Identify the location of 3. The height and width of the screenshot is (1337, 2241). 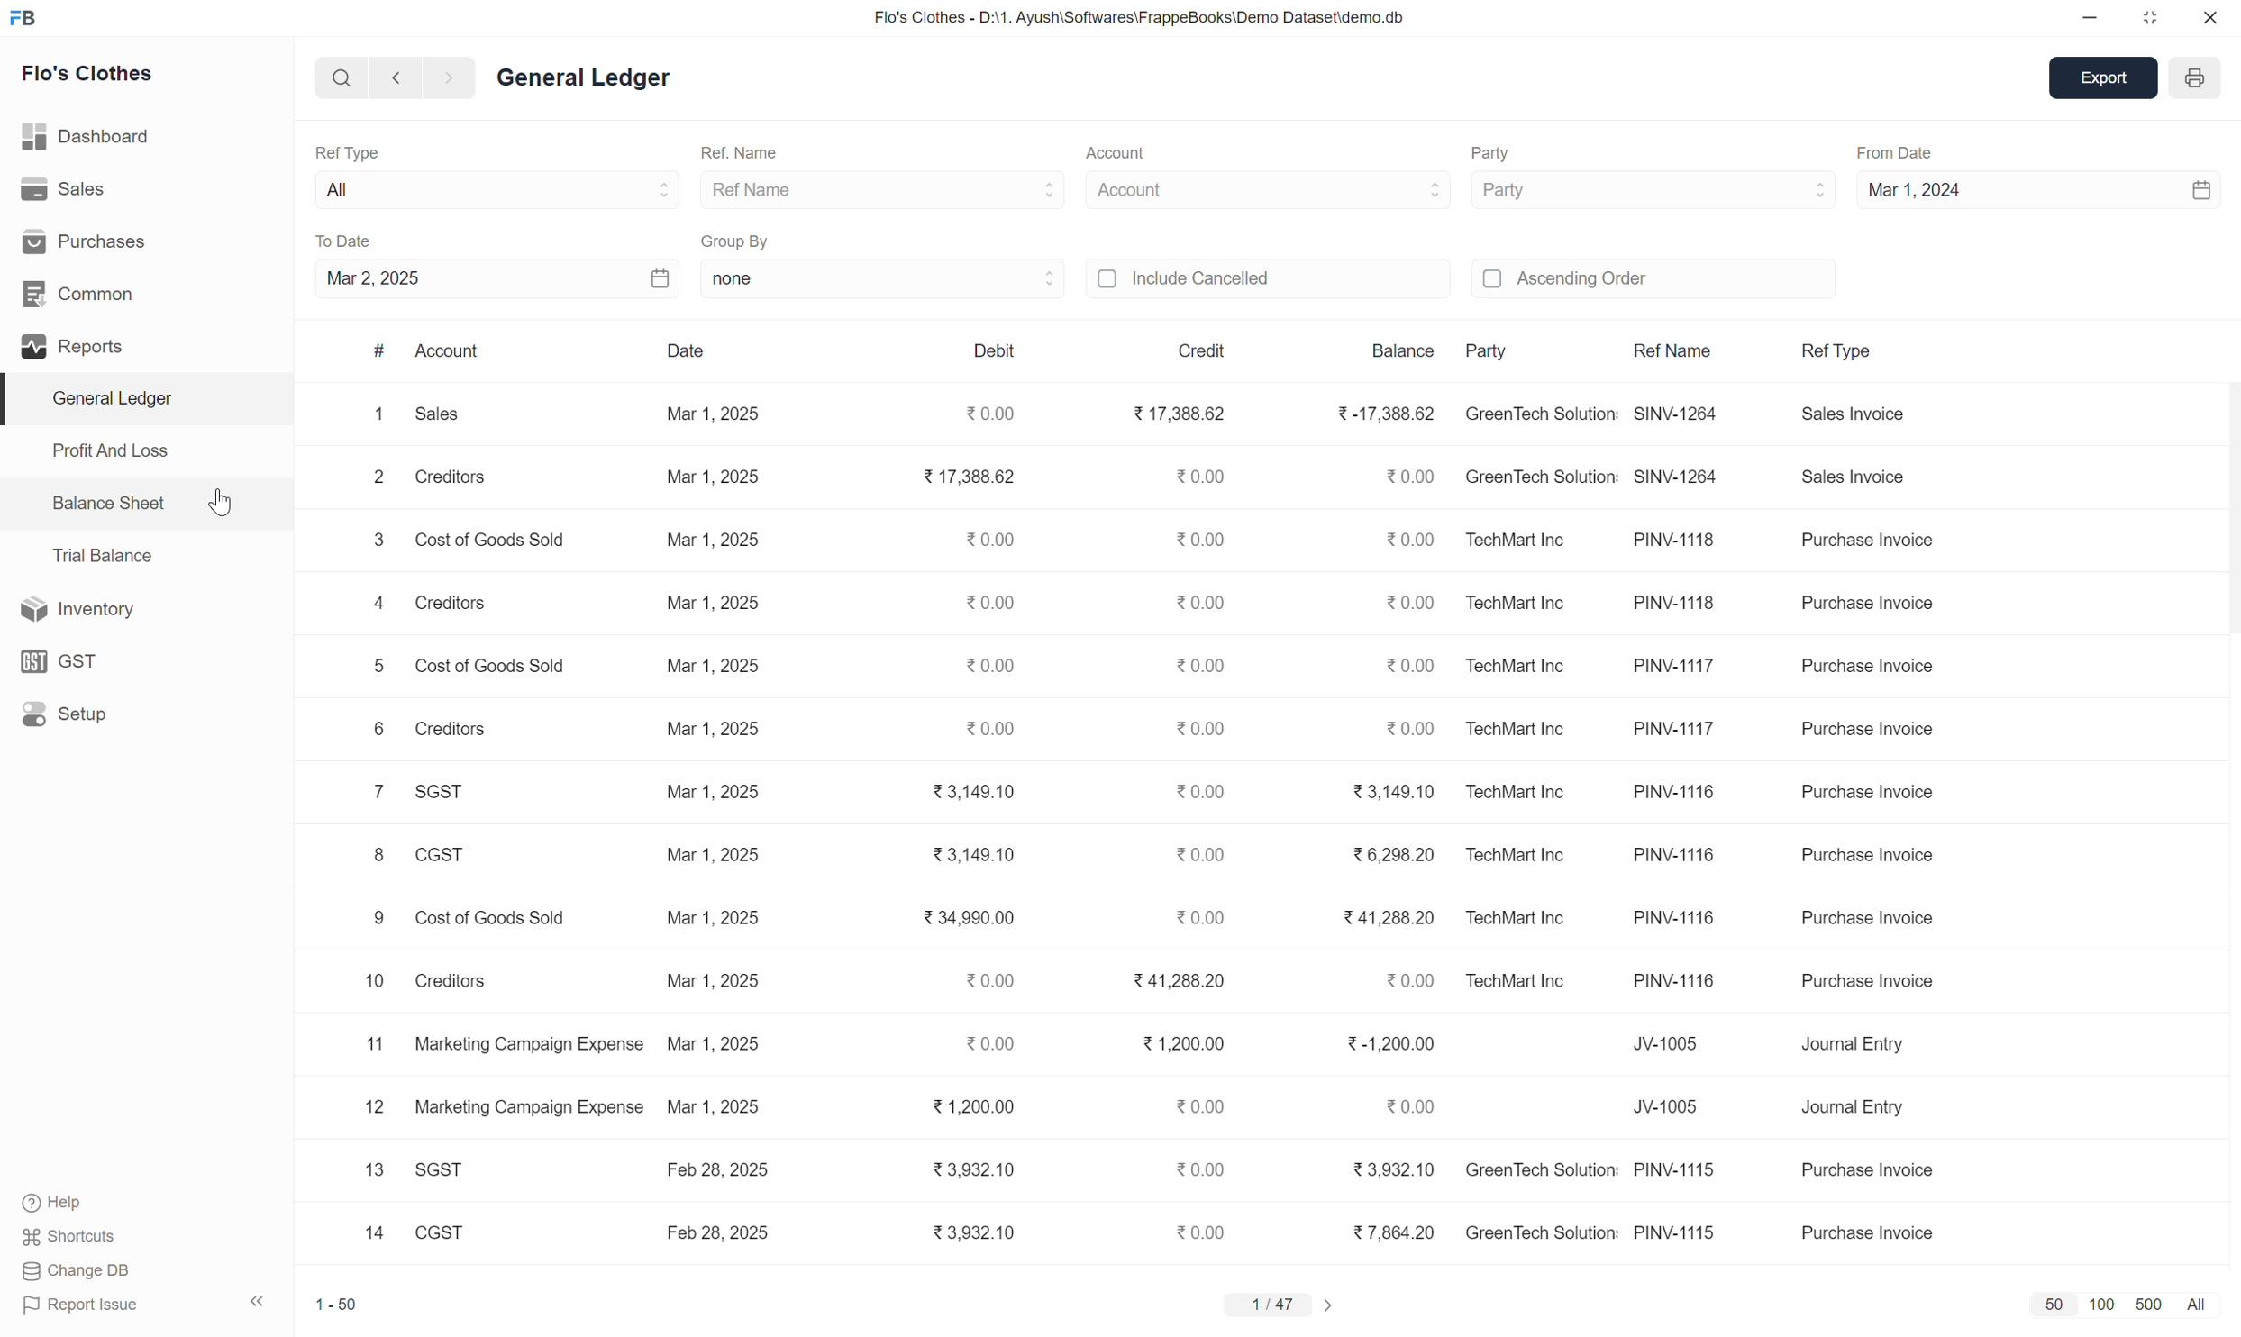
(379, 541).